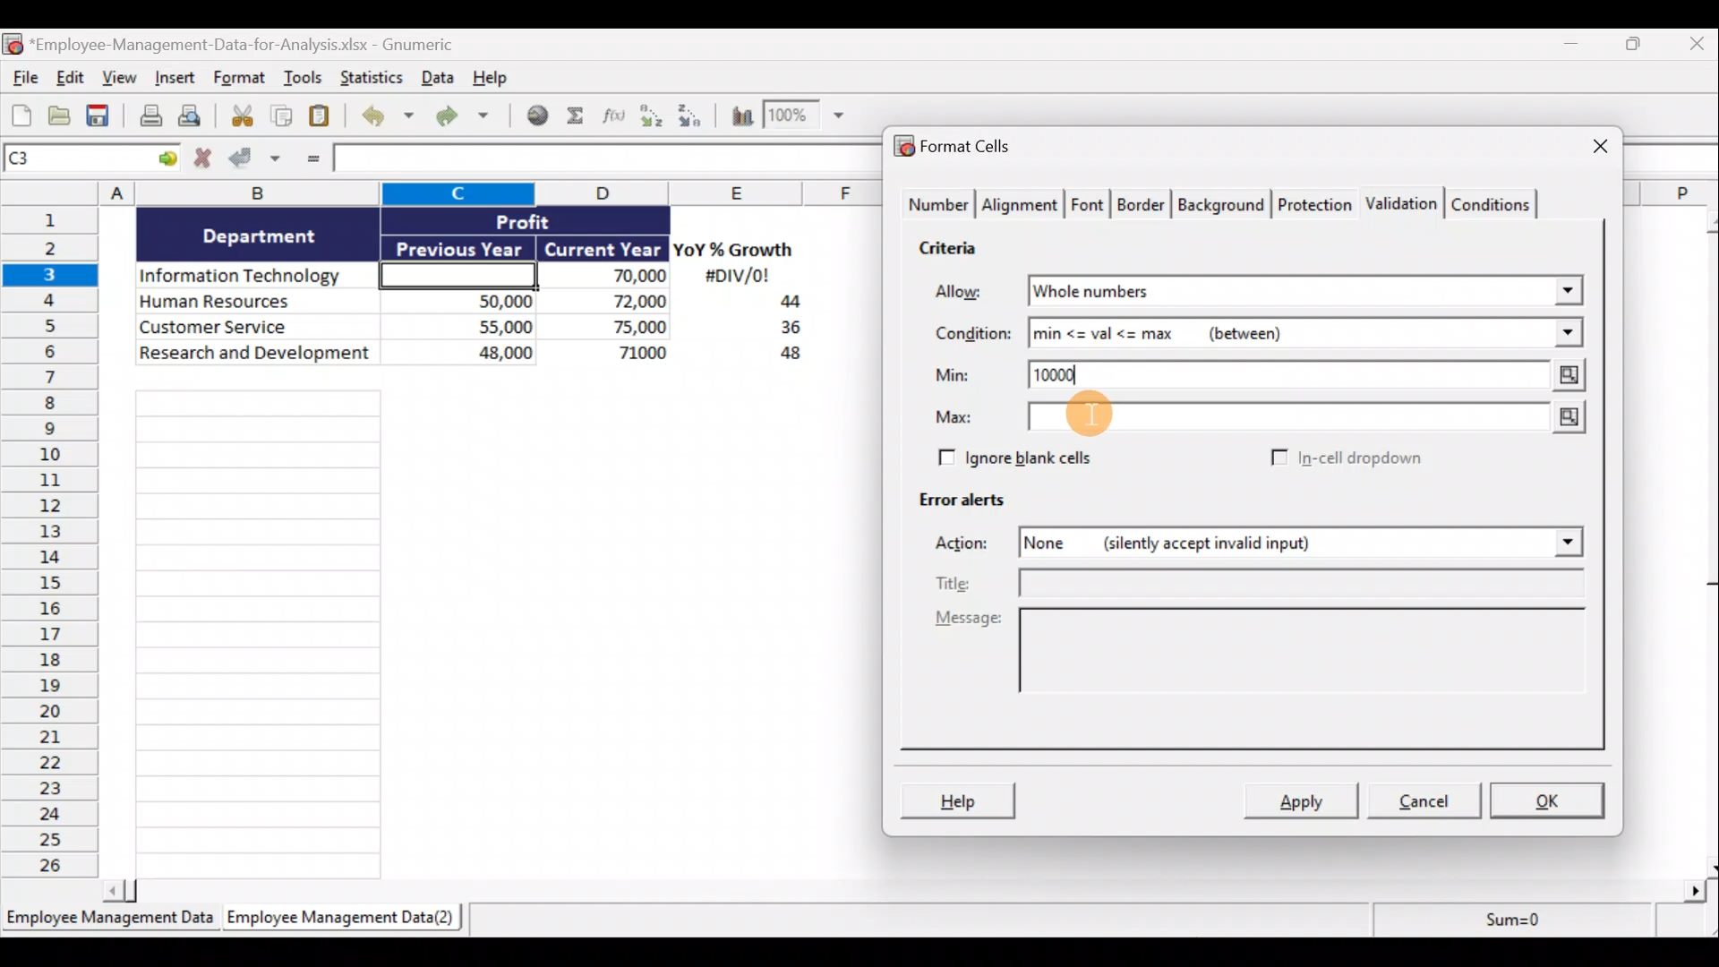 The width and height of the screenshot is (1719, 967). Describe the element at coordinates (56, 545) in the screenshot. I see `Rows` at that location.